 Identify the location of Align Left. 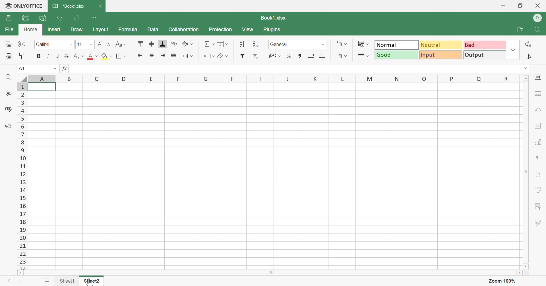
(140, 56).